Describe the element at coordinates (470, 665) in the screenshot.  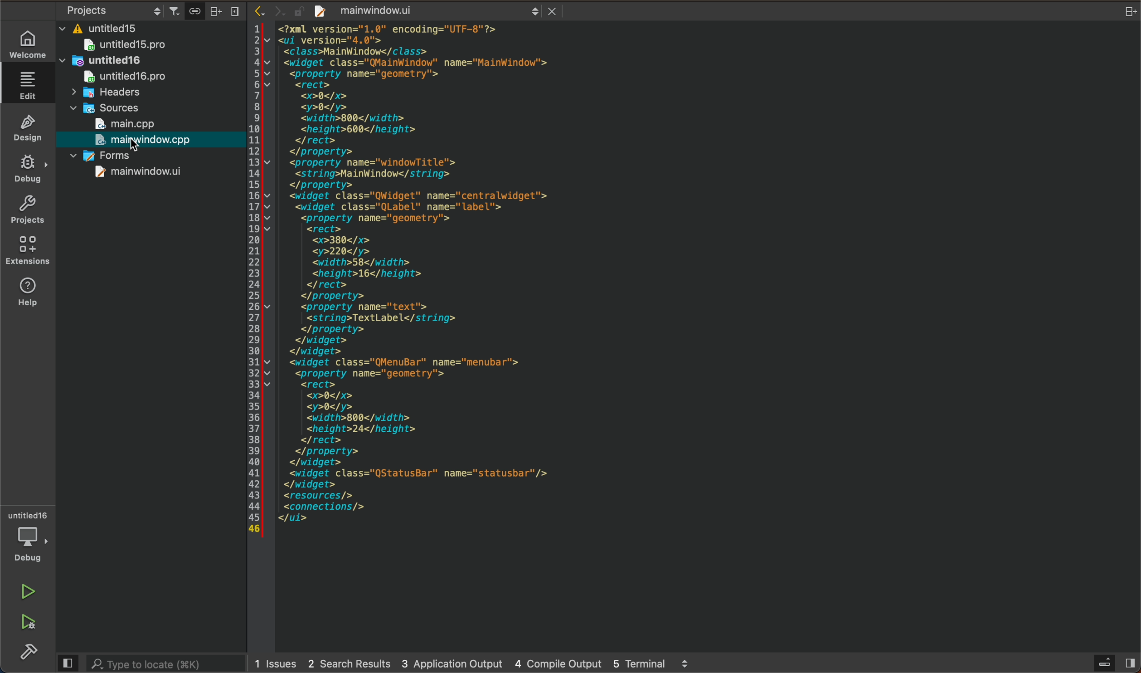
I see `1 Issues 2 Search Results 3 Application Output 4 Compile Output 5 Terminal` at that location.